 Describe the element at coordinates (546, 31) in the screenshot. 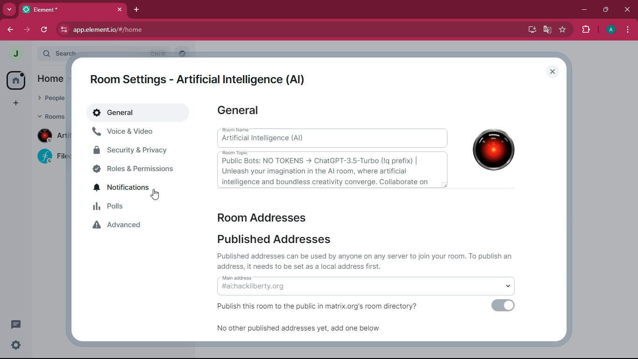

I see `google translate` at that location.